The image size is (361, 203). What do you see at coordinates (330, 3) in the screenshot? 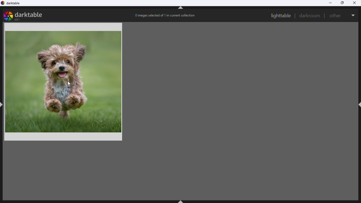
I see `Minimise` at bounding box center [330, 3].